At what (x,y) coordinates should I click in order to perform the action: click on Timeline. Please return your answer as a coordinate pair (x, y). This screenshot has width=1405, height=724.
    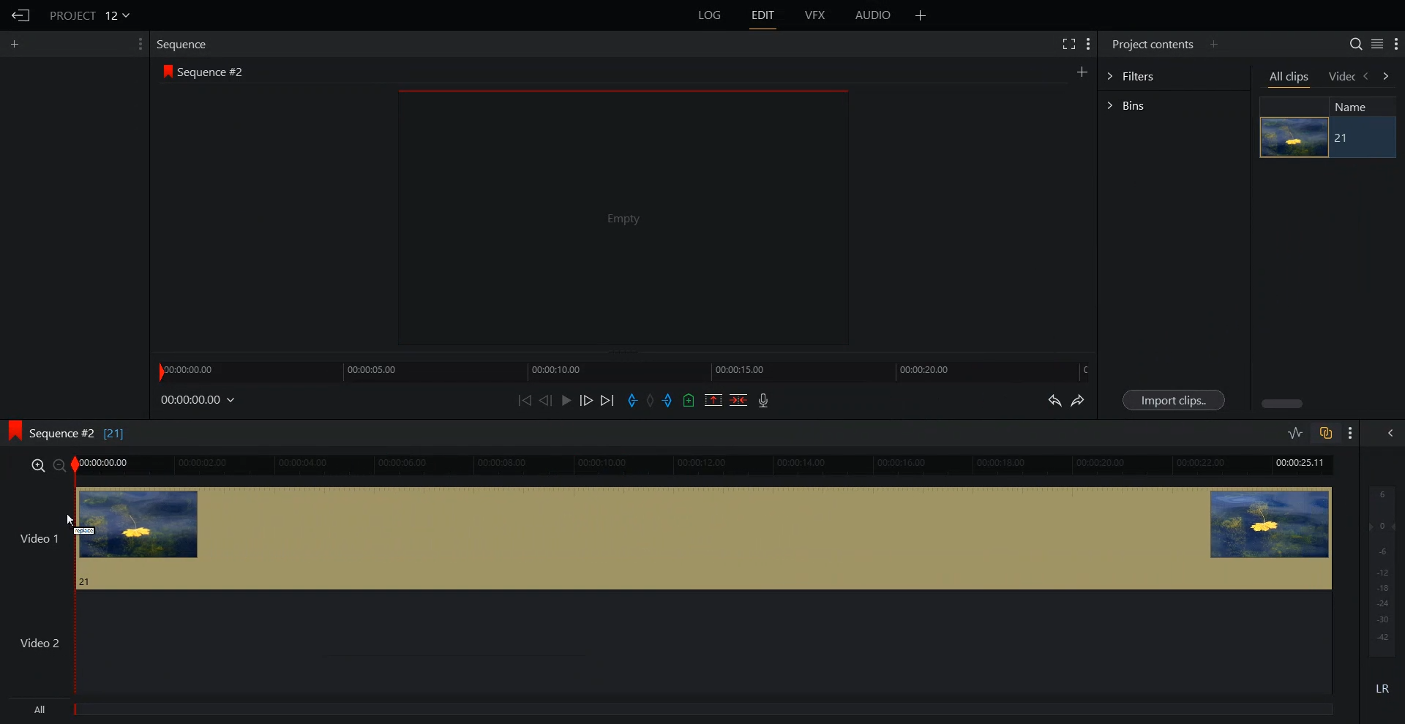
    Looking at the image, I should click on (703, 466).